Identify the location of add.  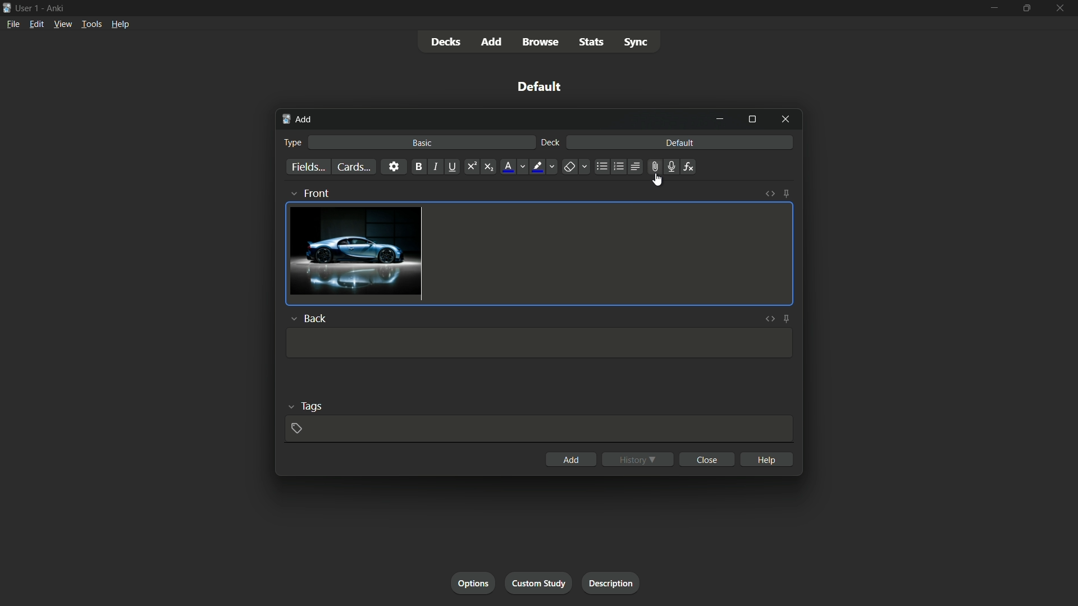
(490, 42).